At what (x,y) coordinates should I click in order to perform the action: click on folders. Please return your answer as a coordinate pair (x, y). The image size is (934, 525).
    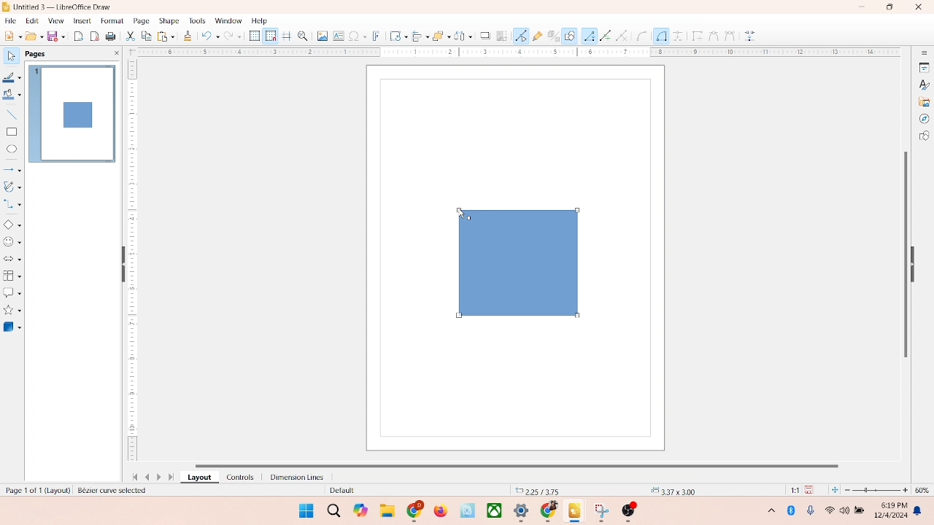
    Looking at the image, I should click on (387, 509).